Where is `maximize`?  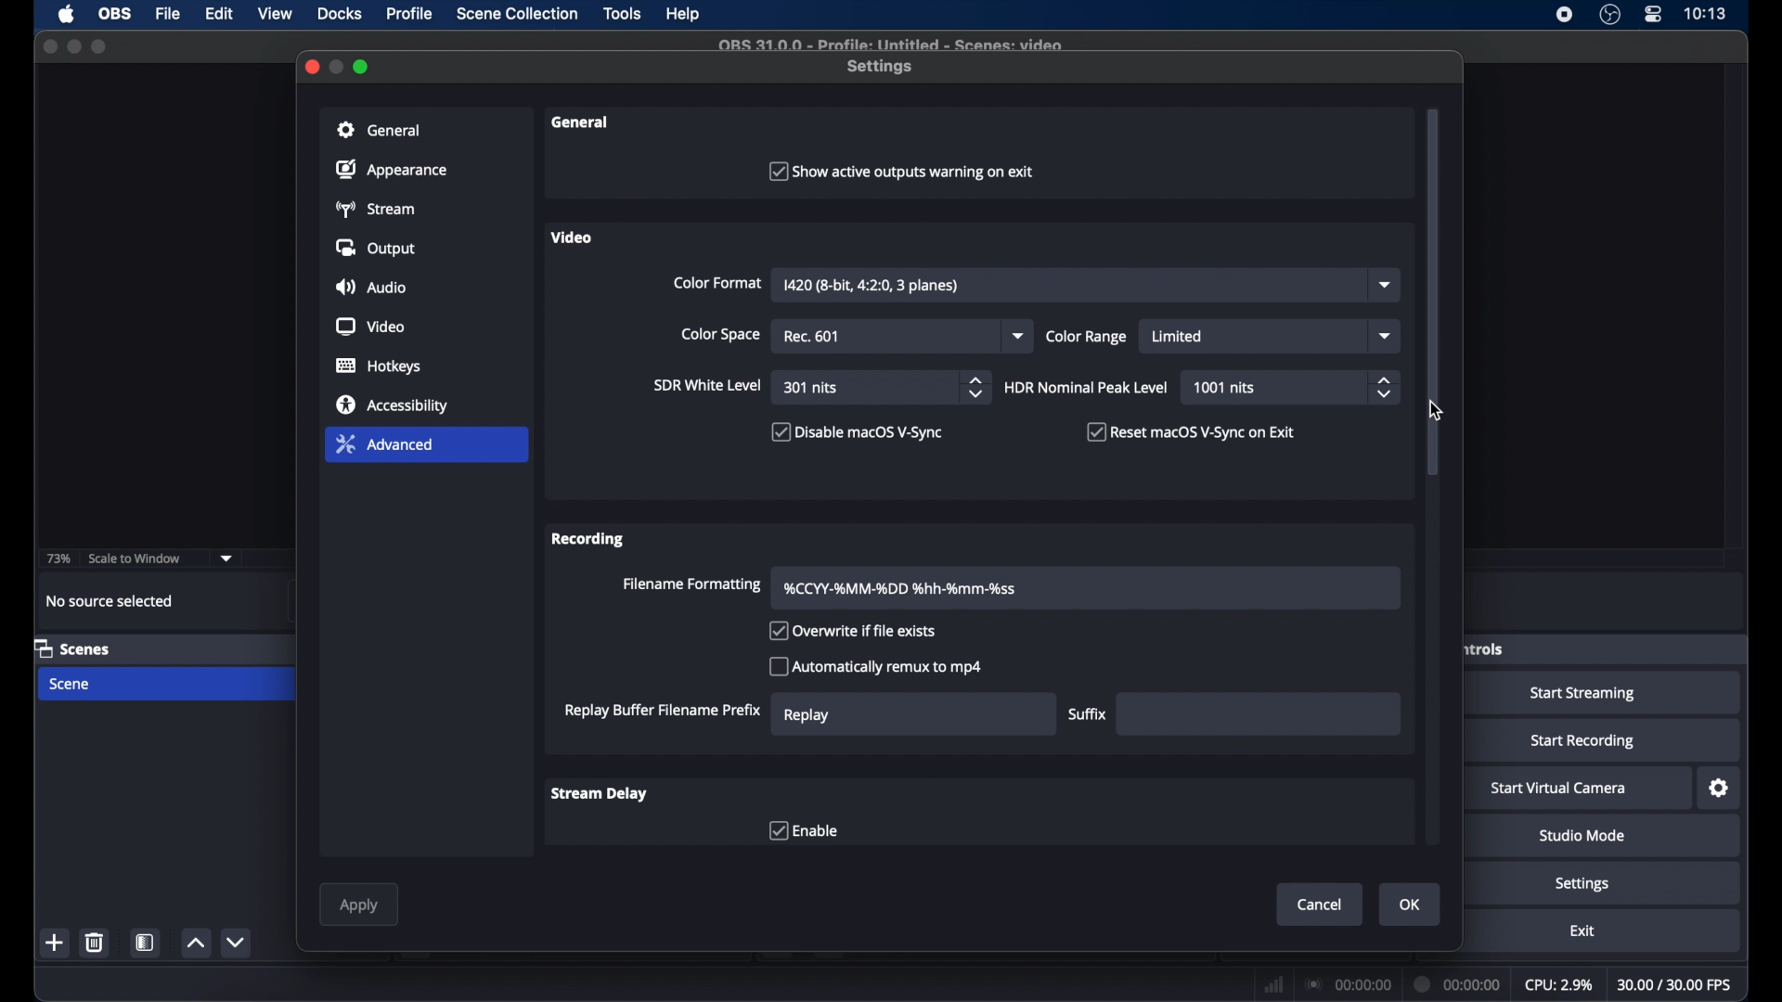 maximize is located at coordinates (101, 46).